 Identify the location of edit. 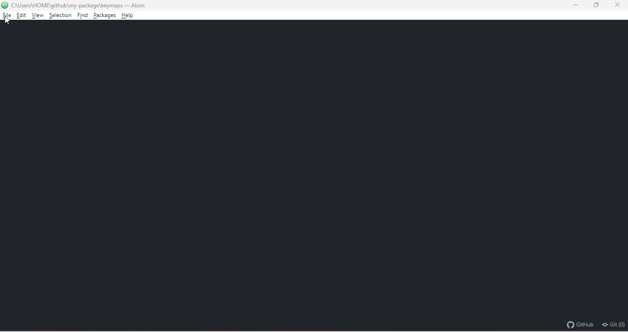
(23, 15).